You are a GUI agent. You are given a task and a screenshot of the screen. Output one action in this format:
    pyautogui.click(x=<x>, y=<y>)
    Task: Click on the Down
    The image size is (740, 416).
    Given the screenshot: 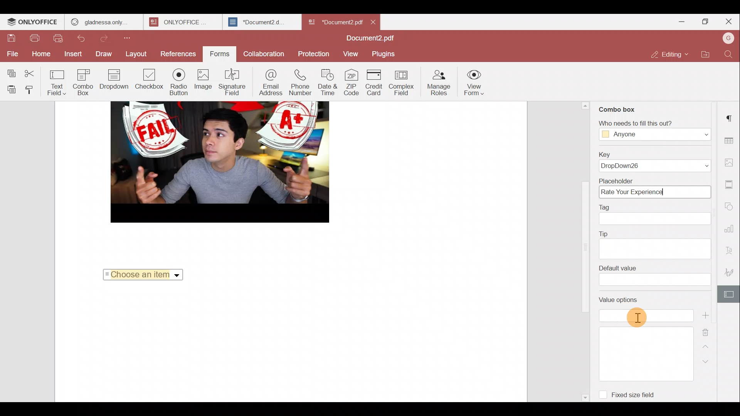 What is the action you would take?
    pyautogui.click(x=709, y=365)
    